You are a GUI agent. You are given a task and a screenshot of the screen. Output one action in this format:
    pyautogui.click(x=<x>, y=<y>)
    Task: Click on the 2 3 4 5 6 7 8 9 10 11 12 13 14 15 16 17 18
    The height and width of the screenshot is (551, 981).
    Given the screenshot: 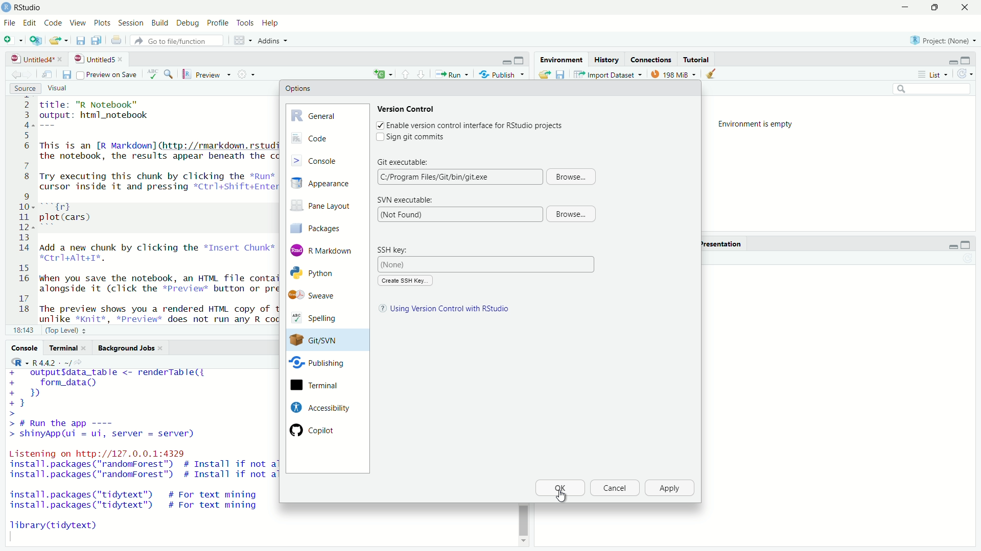 What is the action you would take?
    pyautogui.click(x=21, y=209)
    